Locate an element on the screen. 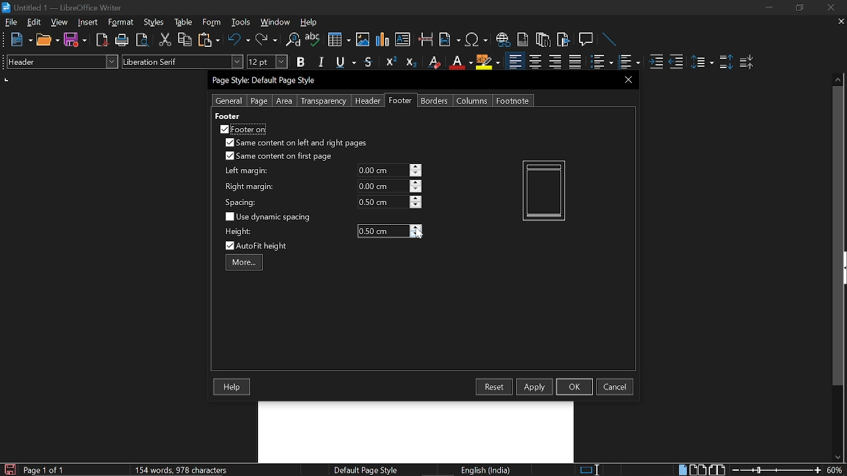 The height and width of the screenshot is (476, 847). Area is located at coordinates (285, 101).